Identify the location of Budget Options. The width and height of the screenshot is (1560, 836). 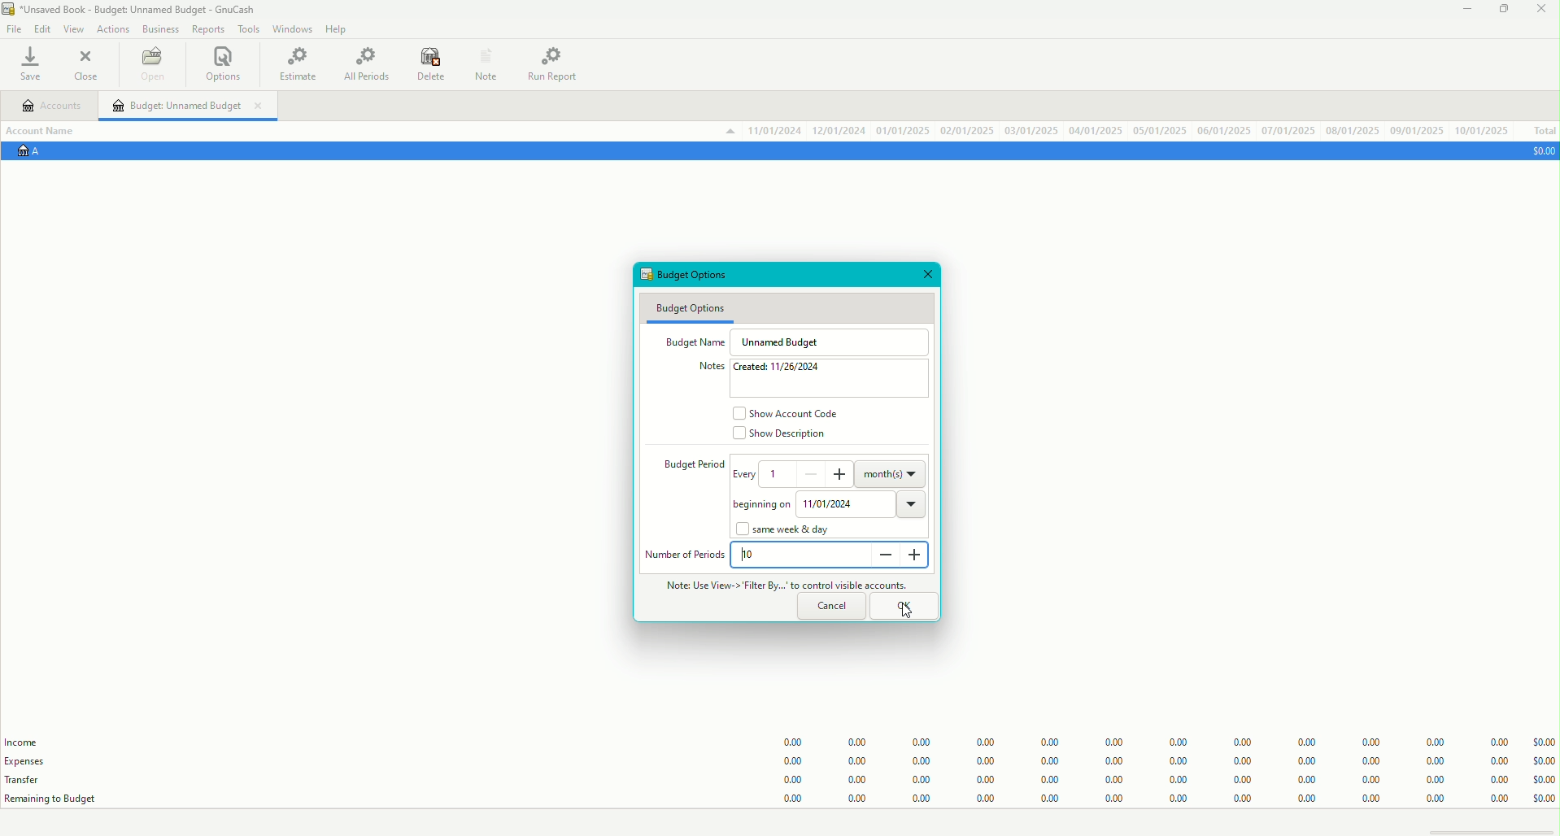
(691, 307).